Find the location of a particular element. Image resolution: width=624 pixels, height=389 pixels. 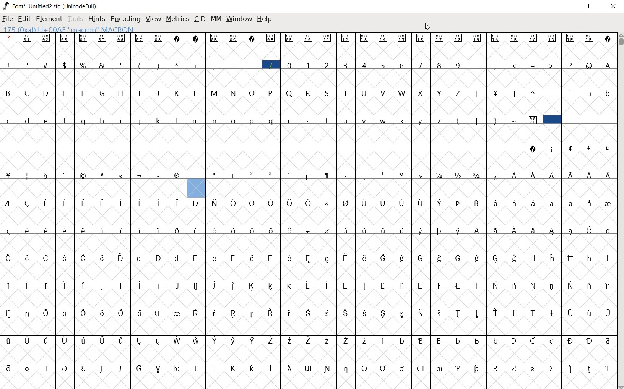

Symbol is located at coordinates (47, 203).